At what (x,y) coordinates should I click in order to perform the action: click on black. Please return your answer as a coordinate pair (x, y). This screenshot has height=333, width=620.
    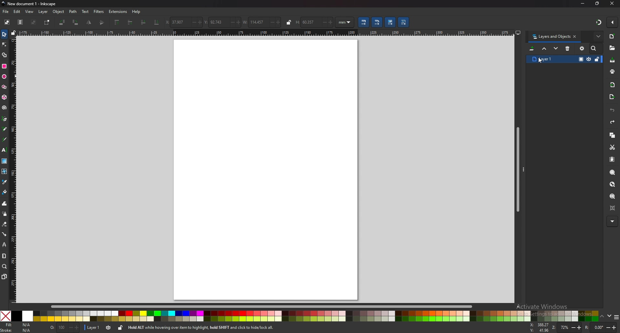
    Looking at the image, I should click on (16, 316).